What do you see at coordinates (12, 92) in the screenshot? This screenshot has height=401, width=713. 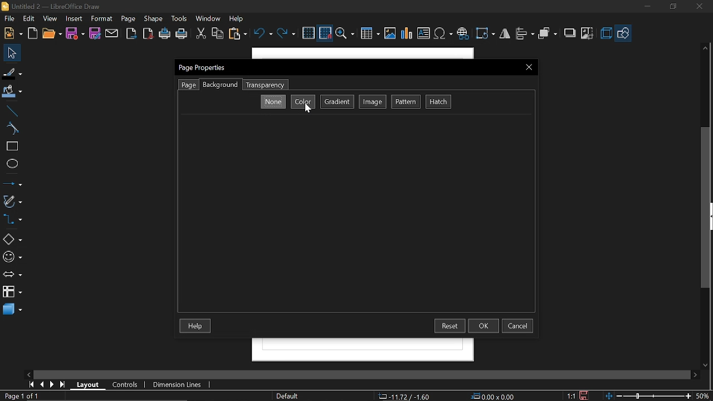 I see `Fill color` at bounding box center [12, 92].